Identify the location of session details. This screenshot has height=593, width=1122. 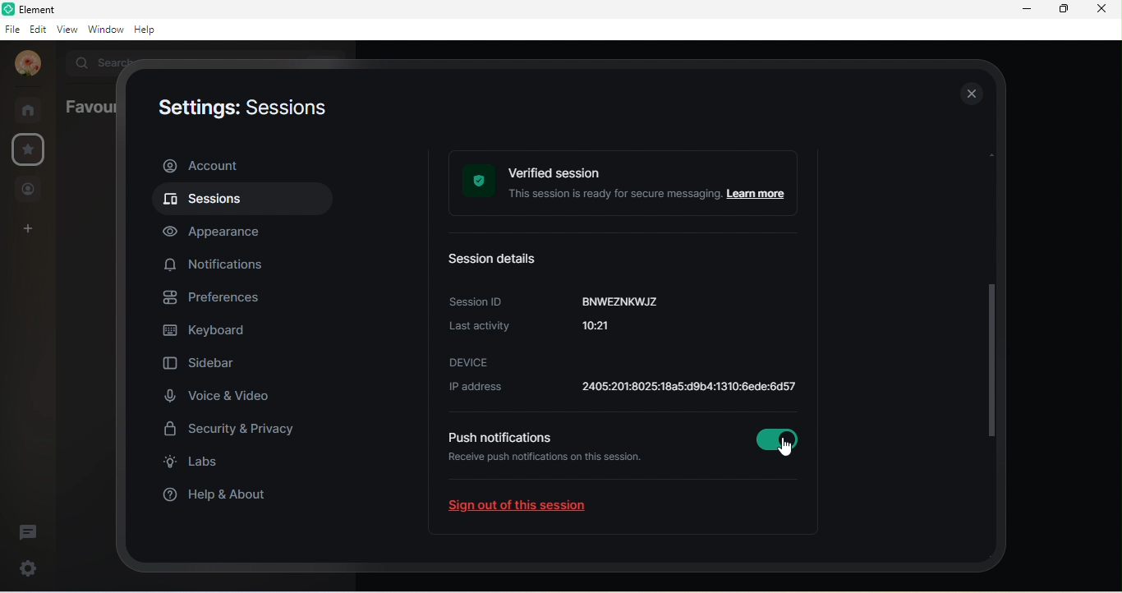
(501, 260).